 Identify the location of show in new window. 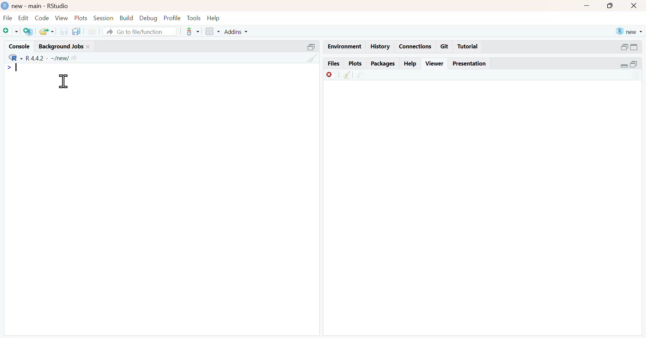
(362, 75).